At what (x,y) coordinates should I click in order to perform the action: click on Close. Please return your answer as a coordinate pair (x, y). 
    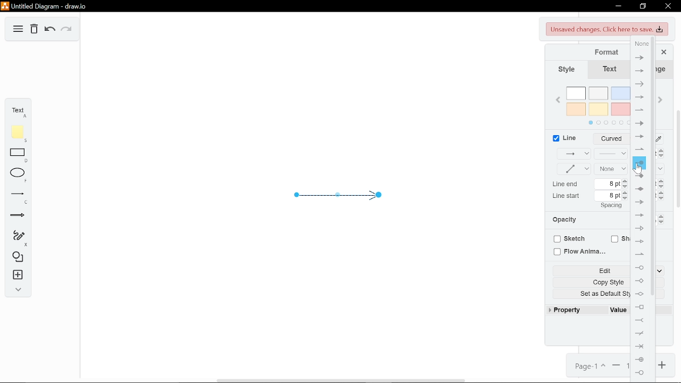
    Looking at the image, I should click on (668, 7).